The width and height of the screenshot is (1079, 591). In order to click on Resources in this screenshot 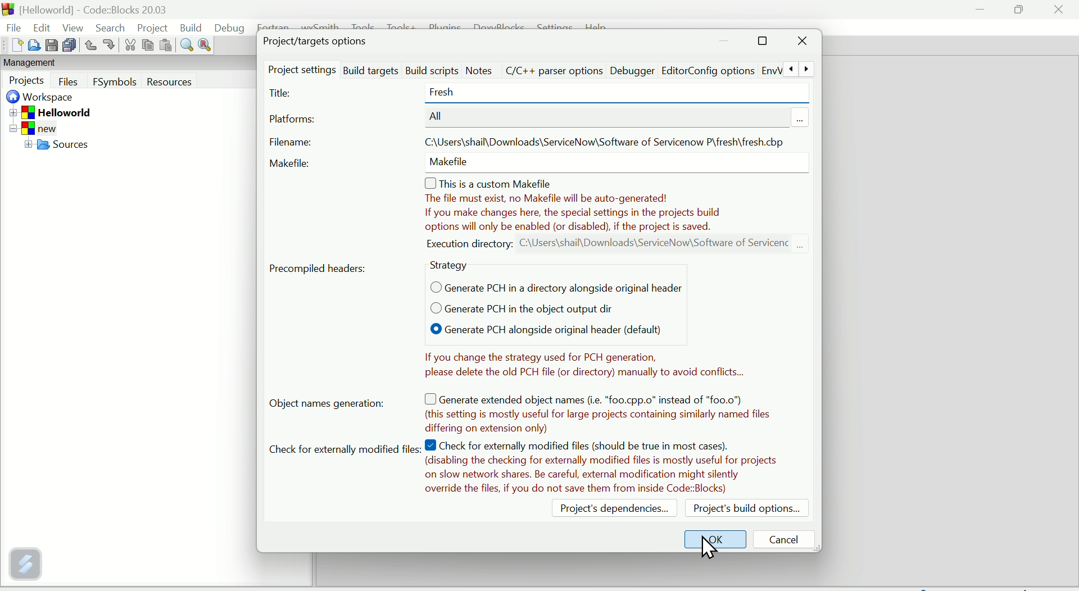, I will do `click(189, 83)`.